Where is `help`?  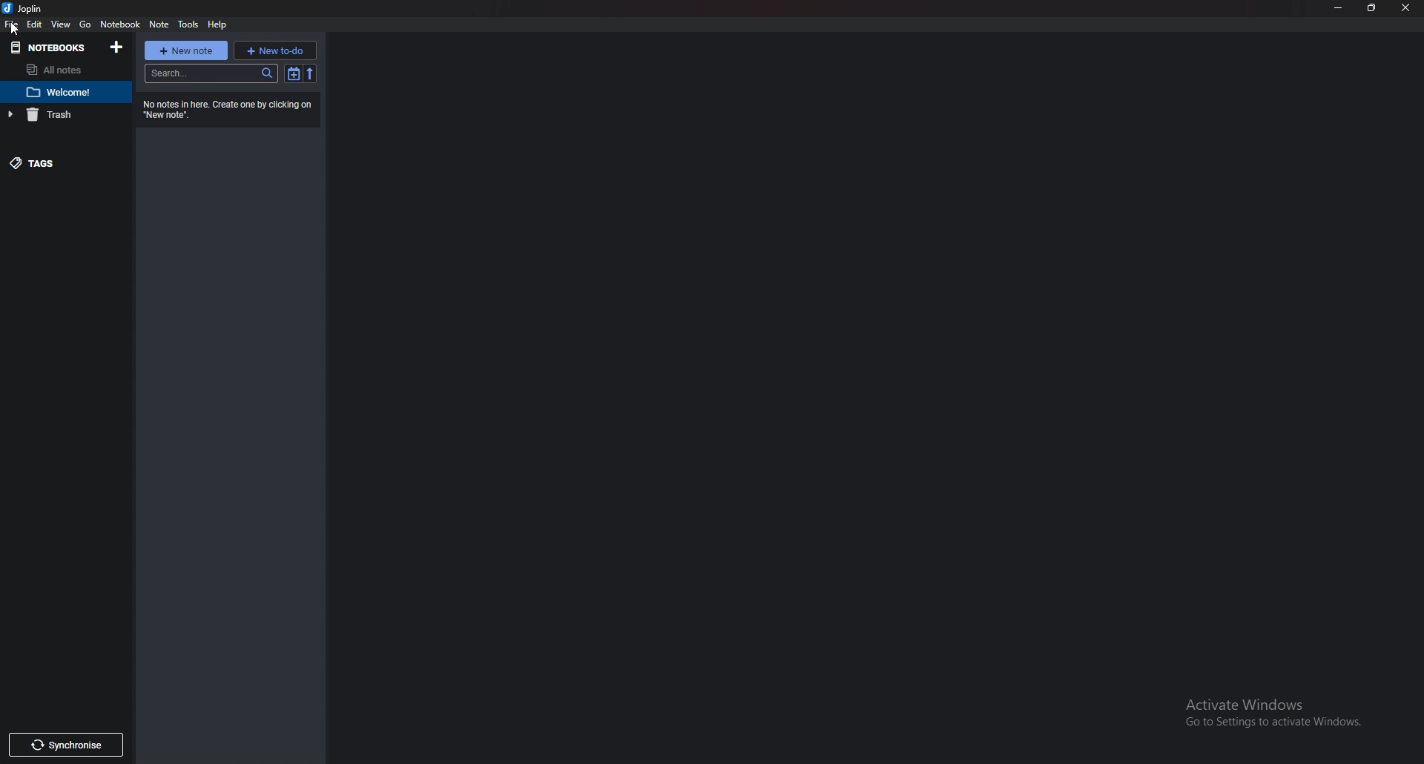 help is located at coordinates (218, 24).